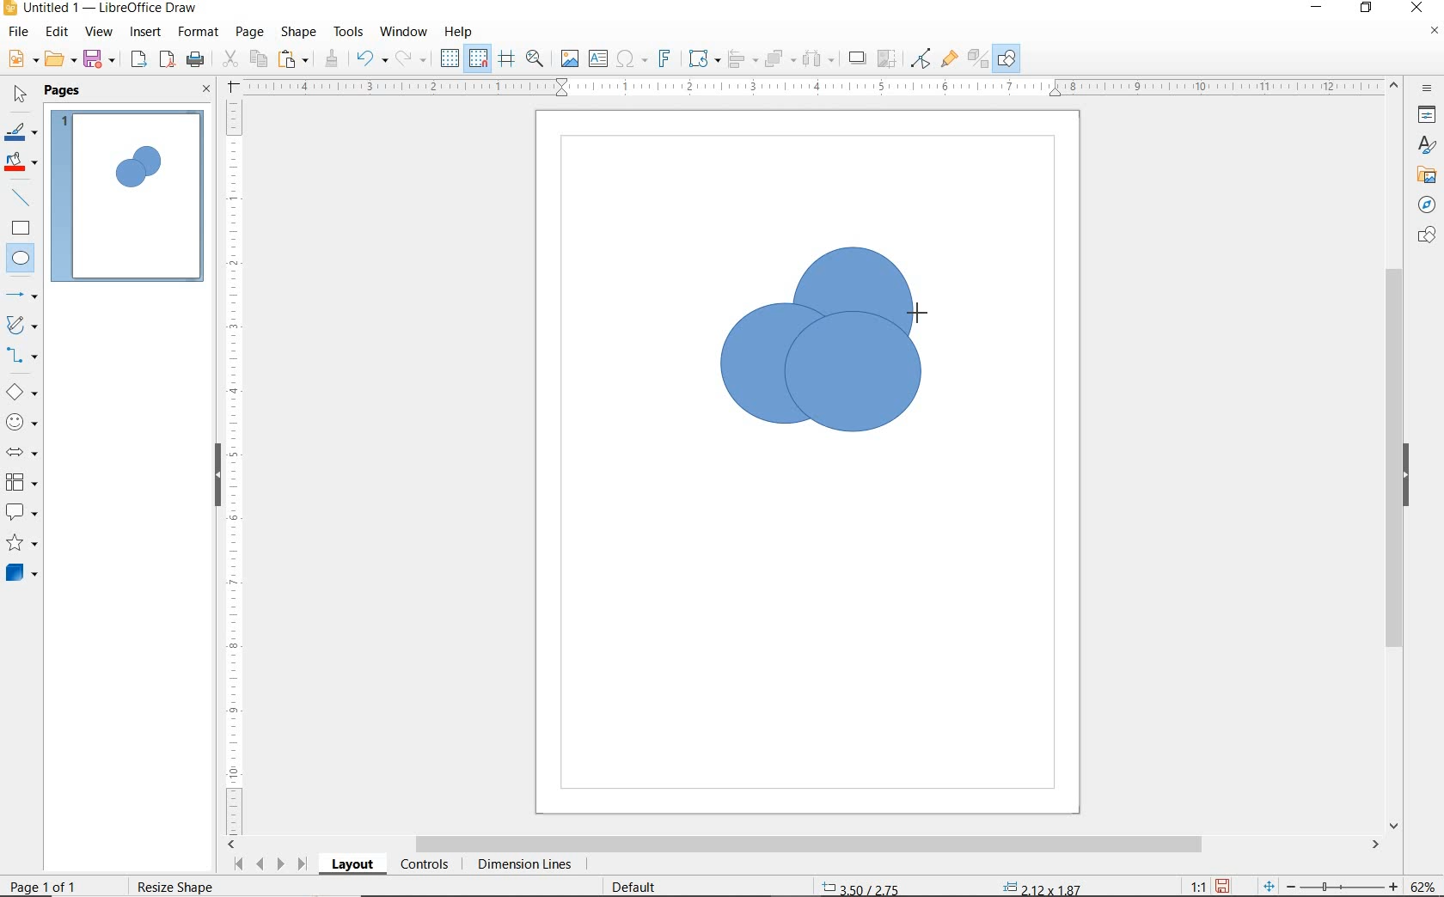 The height and width of the screenshot is (897, 1444). I want to click on INSERT TEXT BOX, so click(599, 59).